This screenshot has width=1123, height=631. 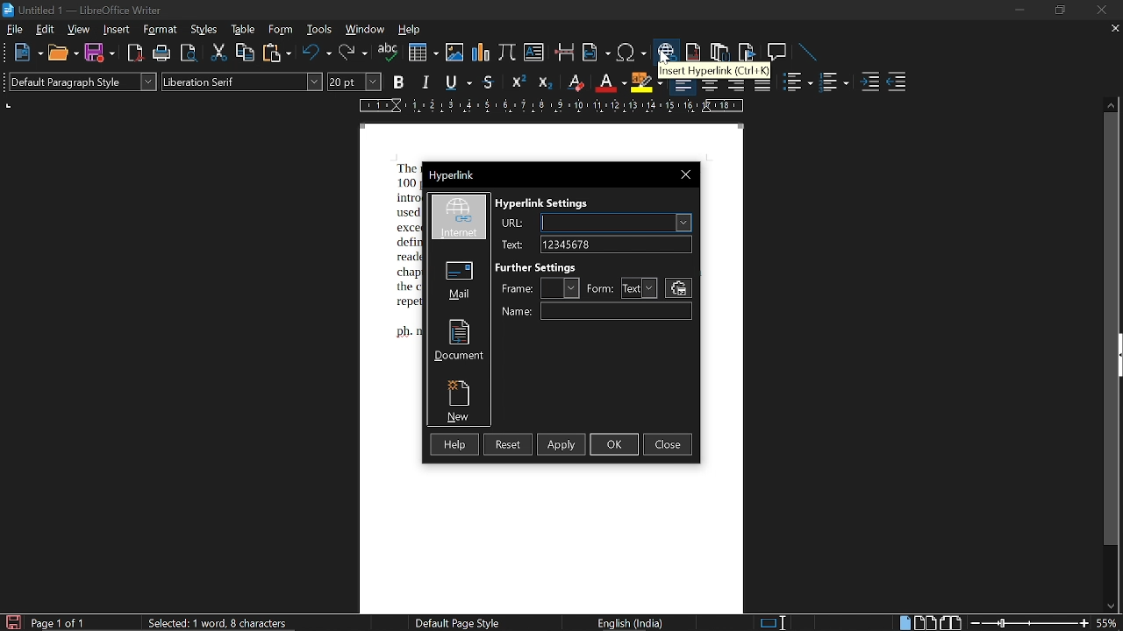 I want to click on vertical scrollbar, so click(x=1111, y=330).